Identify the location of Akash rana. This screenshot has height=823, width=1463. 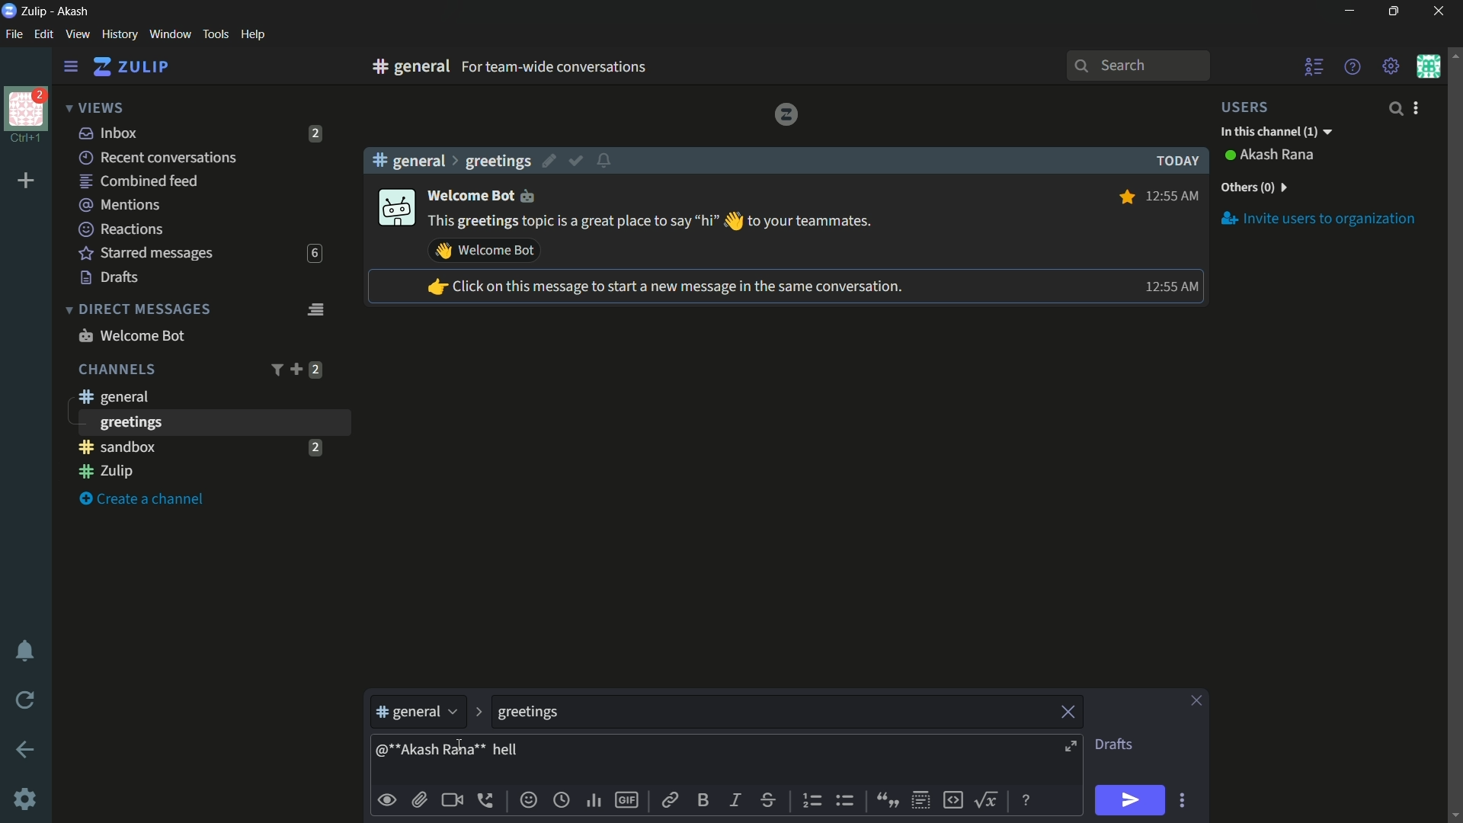
(1279, 155).